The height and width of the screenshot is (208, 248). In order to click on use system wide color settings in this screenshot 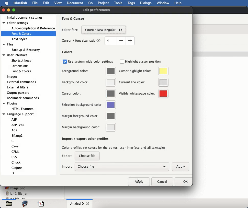, I will do `click(88, 62)`.